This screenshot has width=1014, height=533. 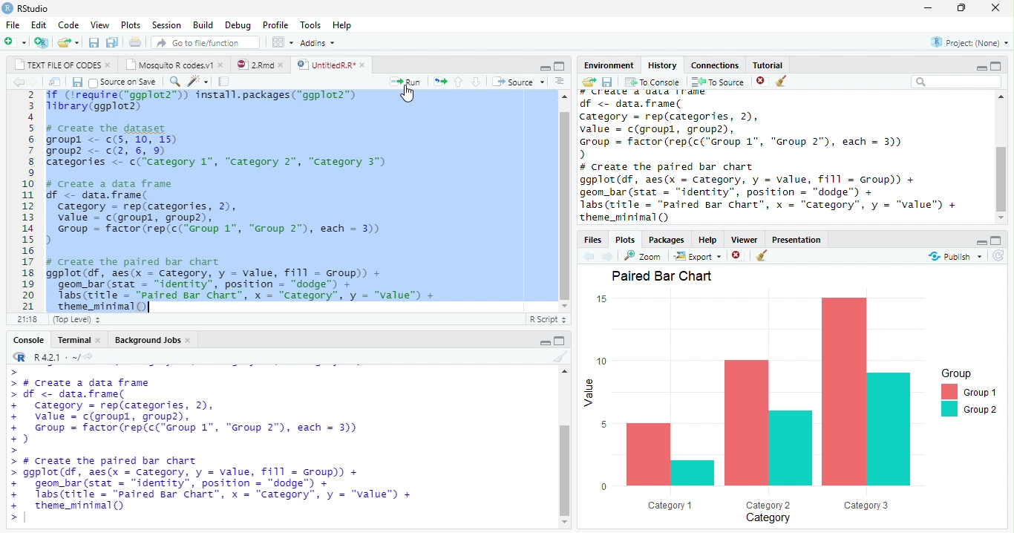 What do you see at coordinates (610, 256) in the screenshot?
I see `next plot` at bounding box center [610, 256].